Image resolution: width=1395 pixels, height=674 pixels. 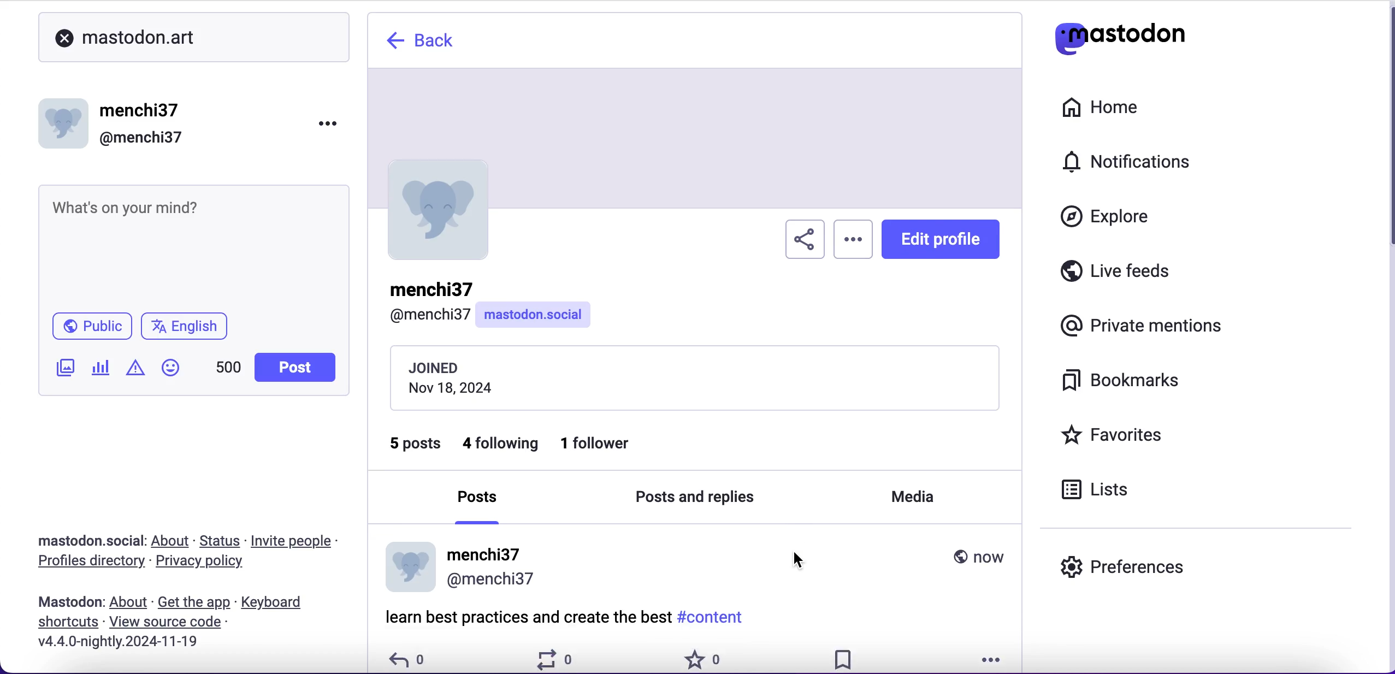 I want to click on mastodon.social, so click(x=85, y=539).